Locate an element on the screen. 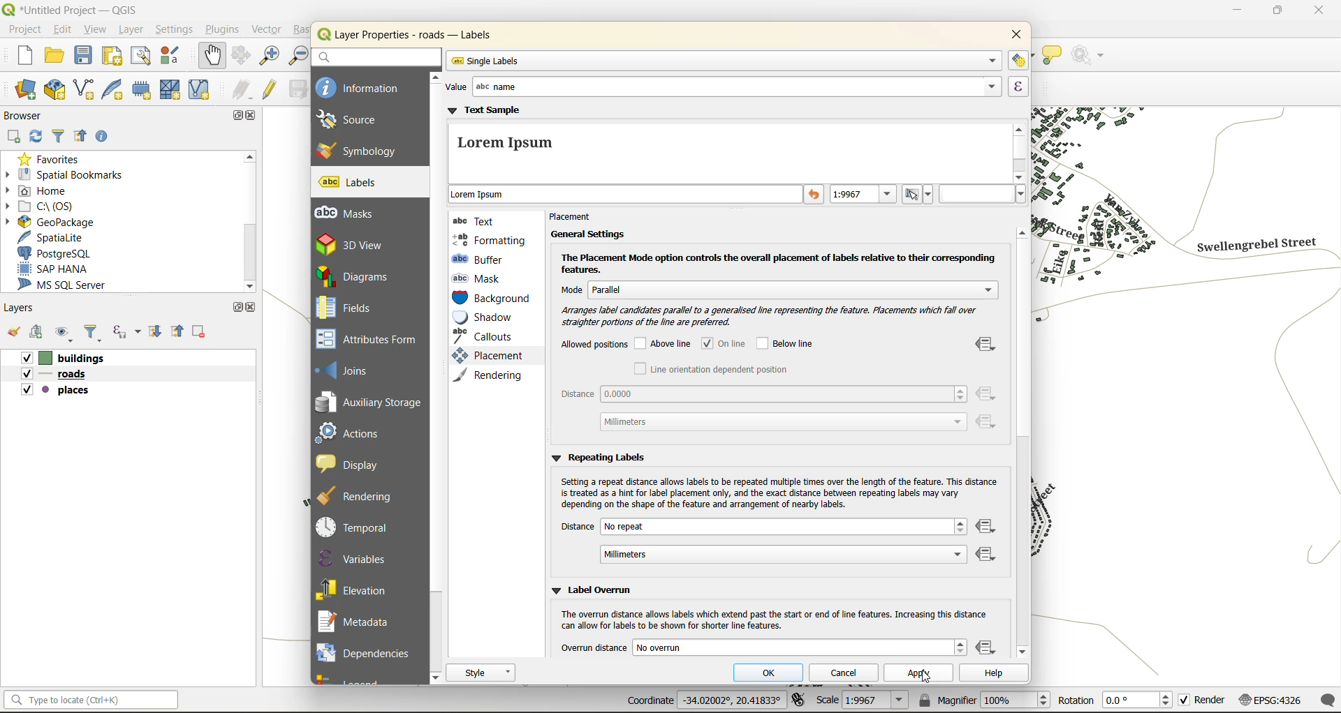 This screenshot has width=1341, height=713. elevation is located at coordinates (358, 588).